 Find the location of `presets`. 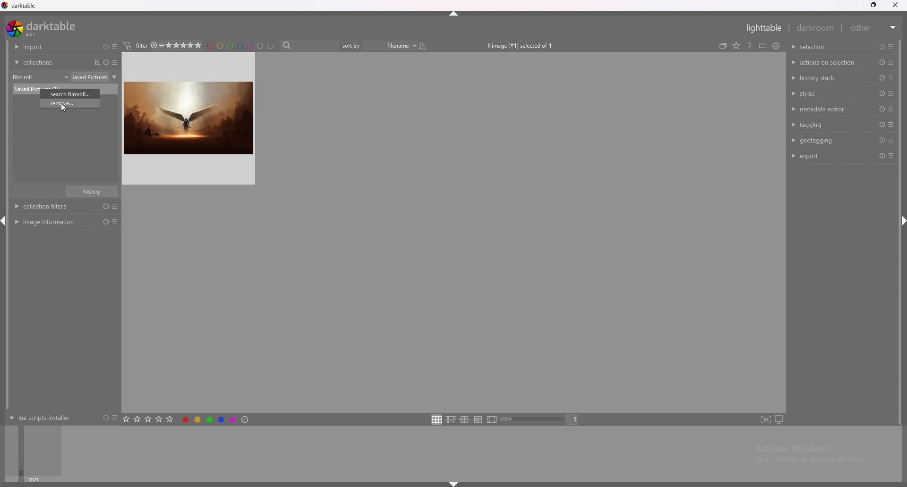

presets is located at coordinates (891, 157).